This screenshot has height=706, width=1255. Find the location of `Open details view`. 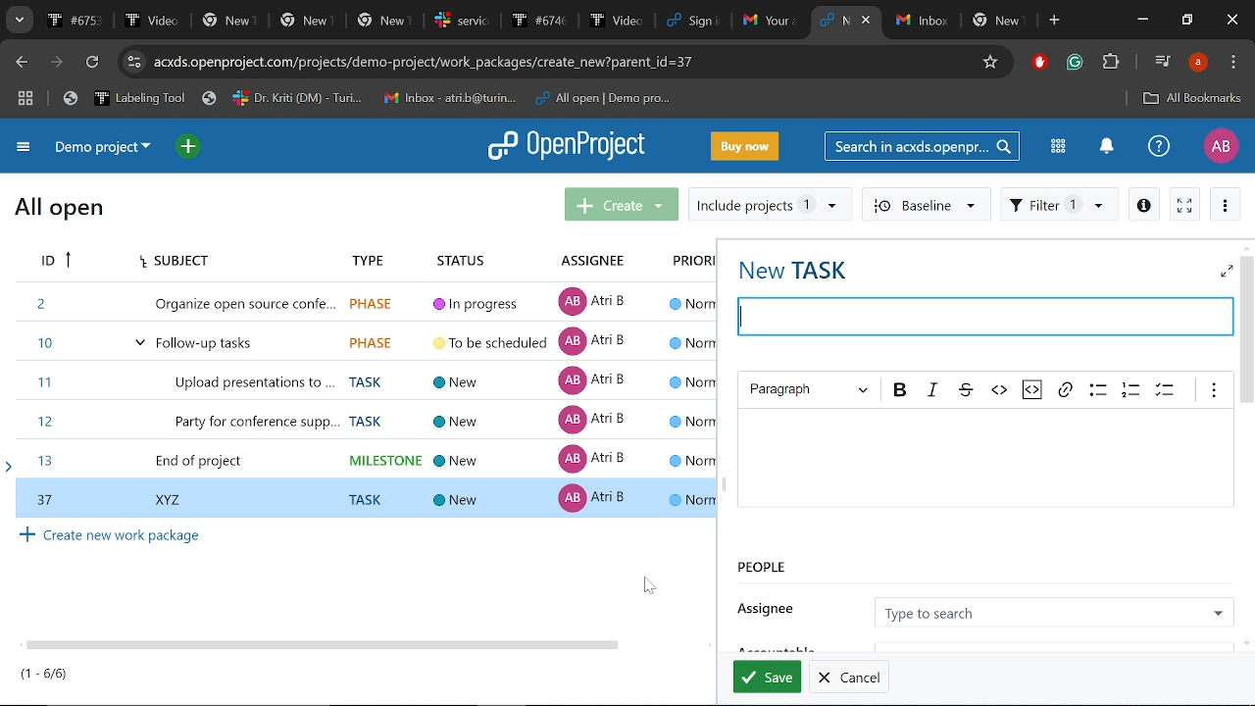

Open details view is located at coordinates (1143, 203).